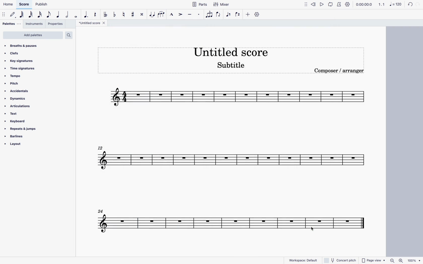  I want to click on settings, so click(257, 15).